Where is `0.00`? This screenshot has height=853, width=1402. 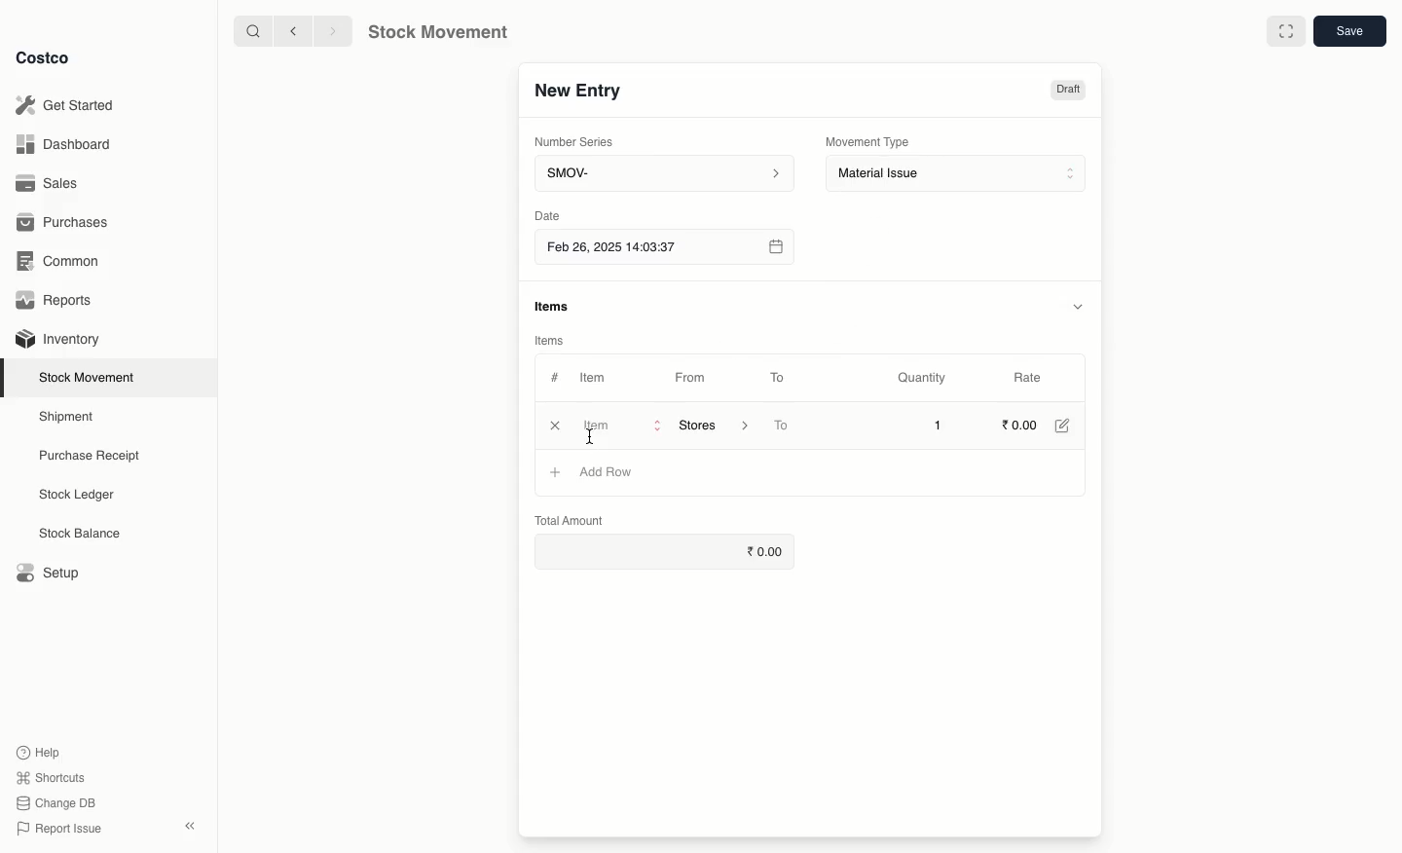 0.00 is located at coordinates (671, 553).